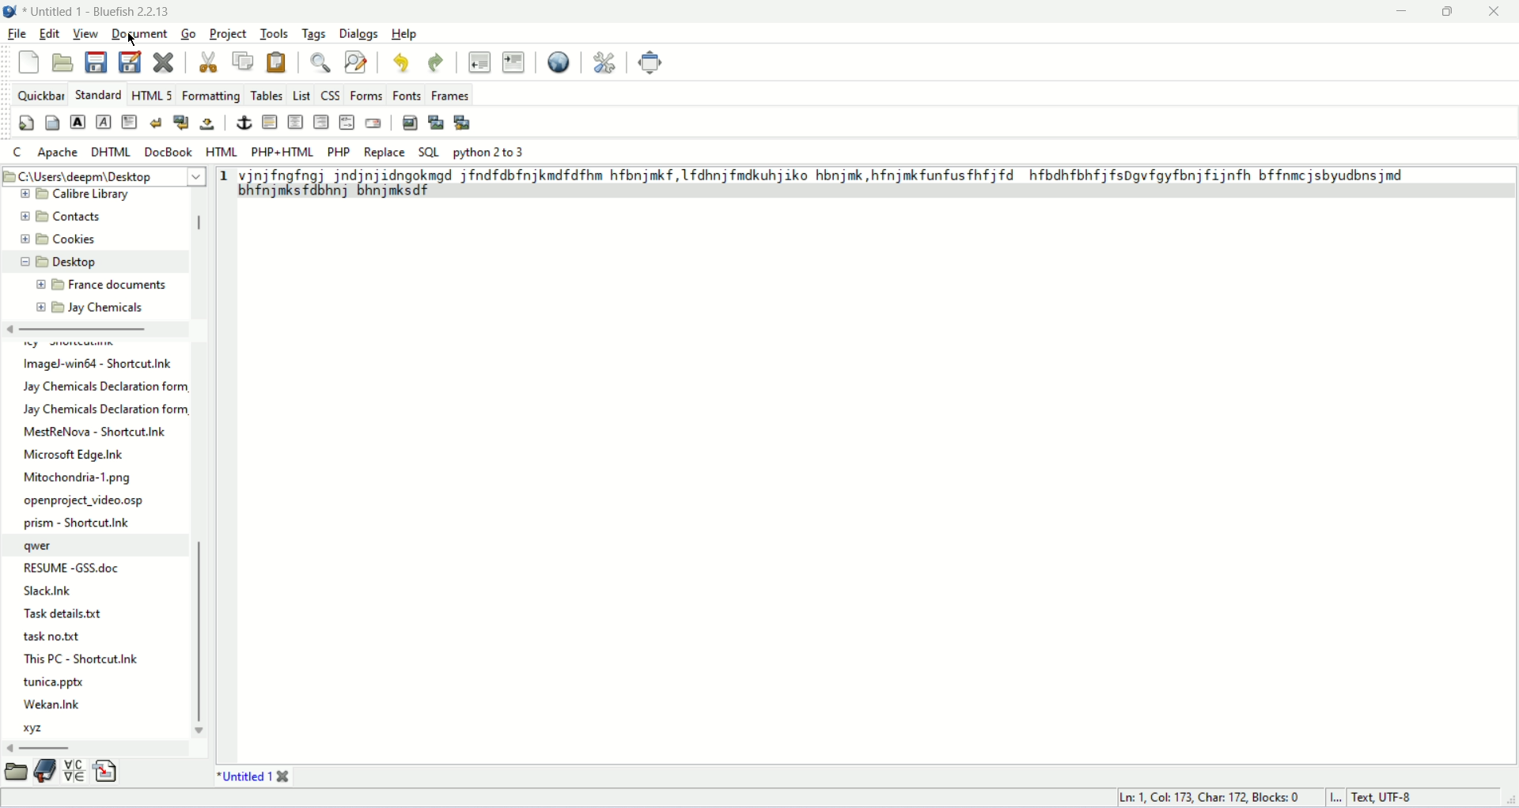  I want to click on anchor, so click(242, 122).